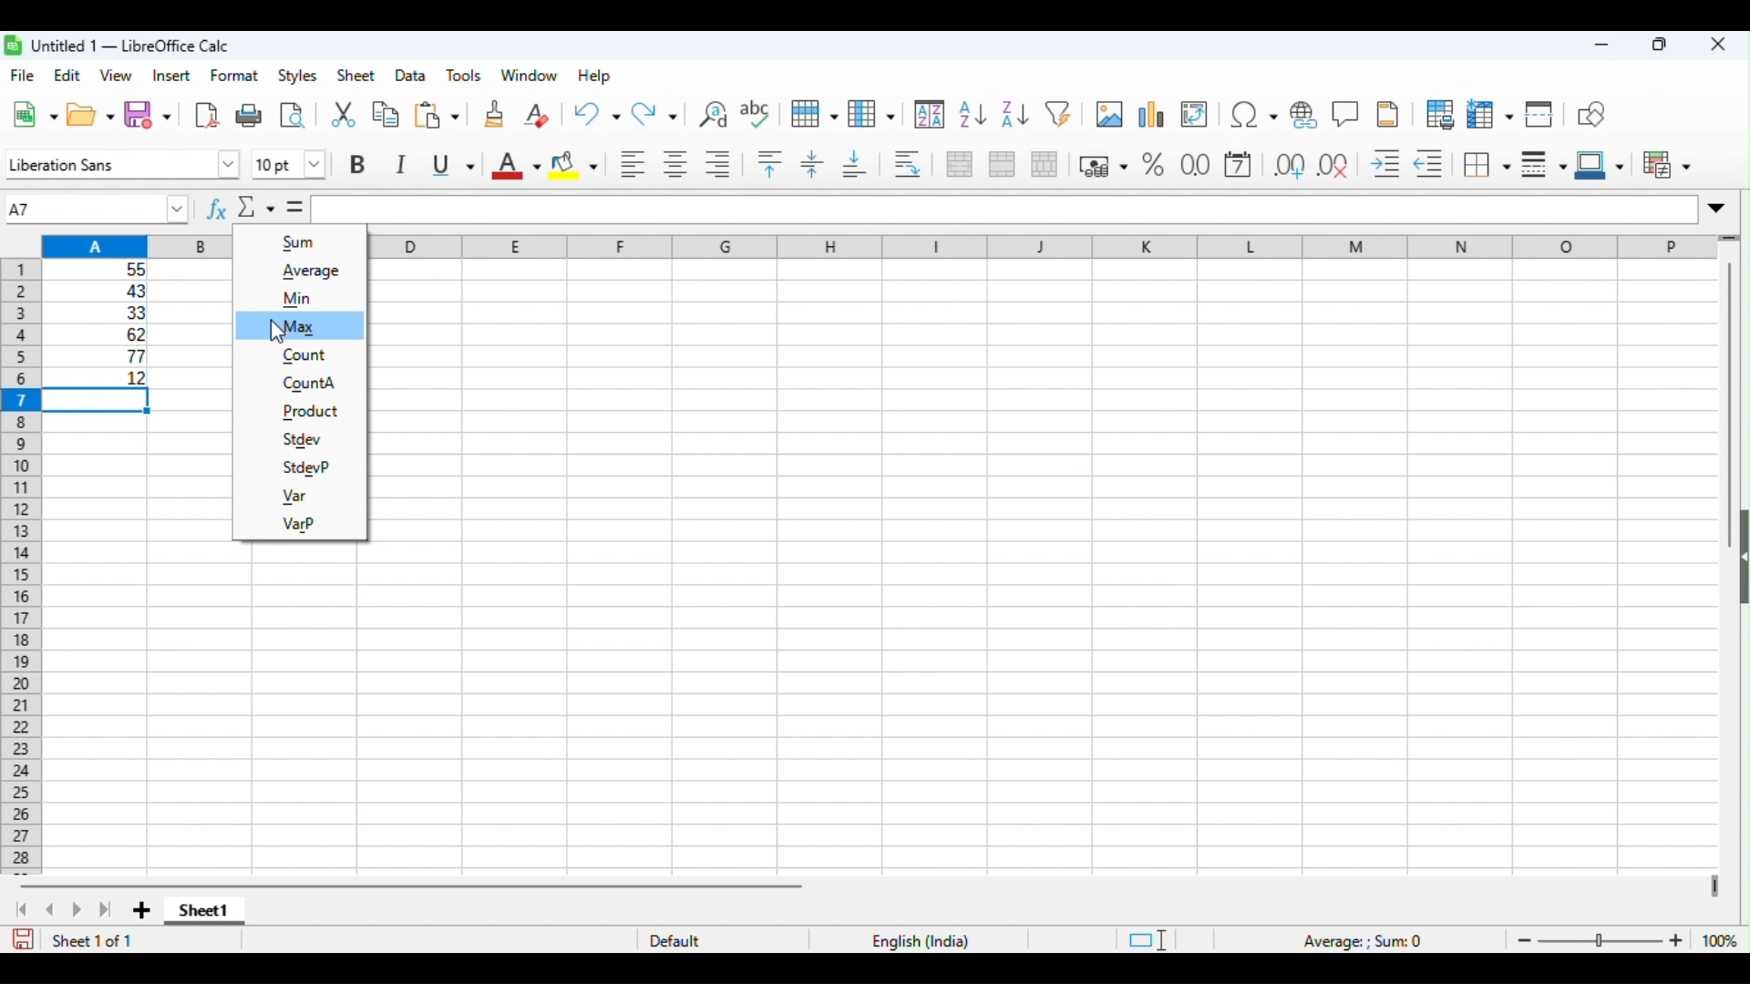 This screenshot has height=984, width=1750. Describe the element at coordinates (758, 113) in the screenshot. I see `spelling` at that location.